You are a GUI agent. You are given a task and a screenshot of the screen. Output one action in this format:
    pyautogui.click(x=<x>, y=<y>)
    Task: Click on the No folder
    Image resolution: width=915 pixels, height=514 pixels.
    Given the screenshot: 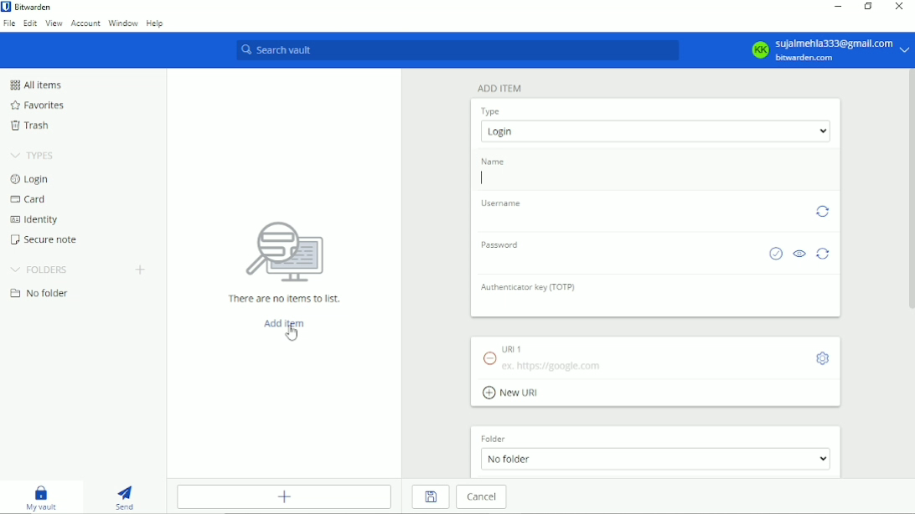 What is the action you would take?
    pyautogui.click(x=39, y=293)
    